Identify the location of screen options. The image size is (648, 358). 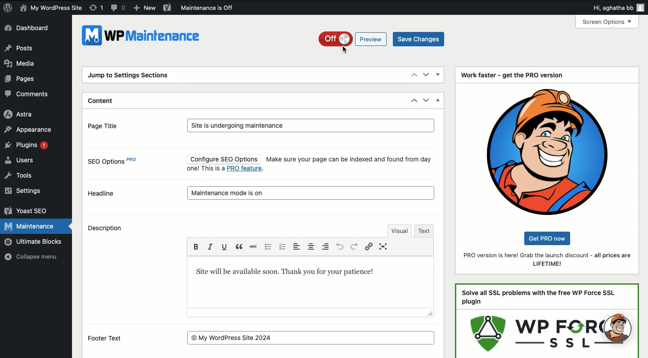
(606, 22).